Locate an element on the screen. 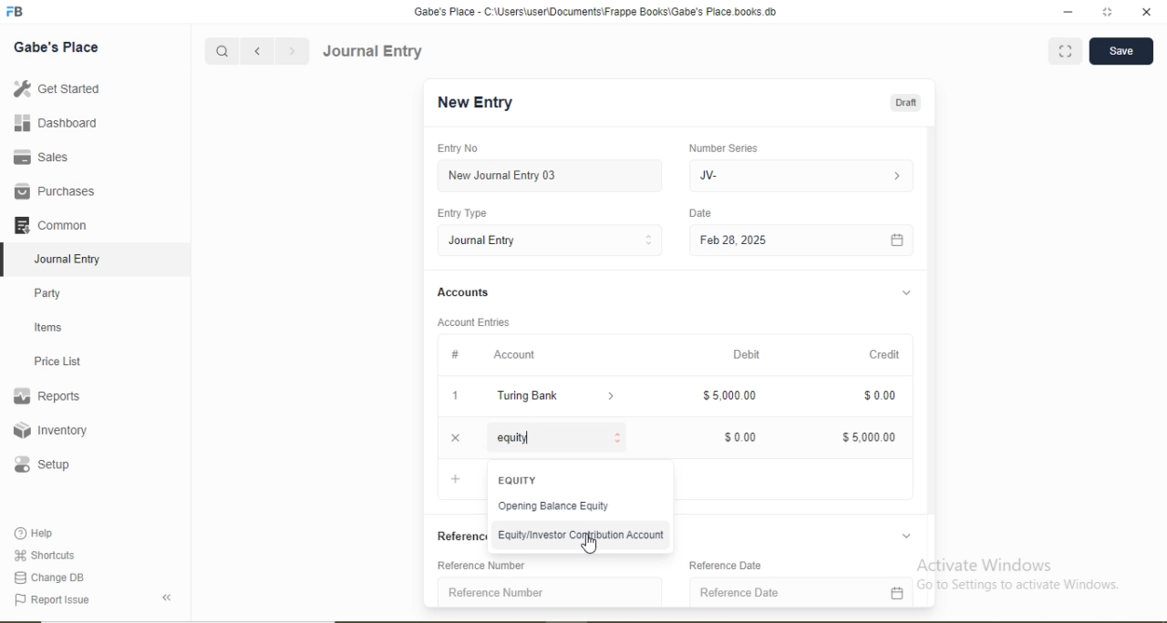  Get Started is located at coordinates (56, 87).